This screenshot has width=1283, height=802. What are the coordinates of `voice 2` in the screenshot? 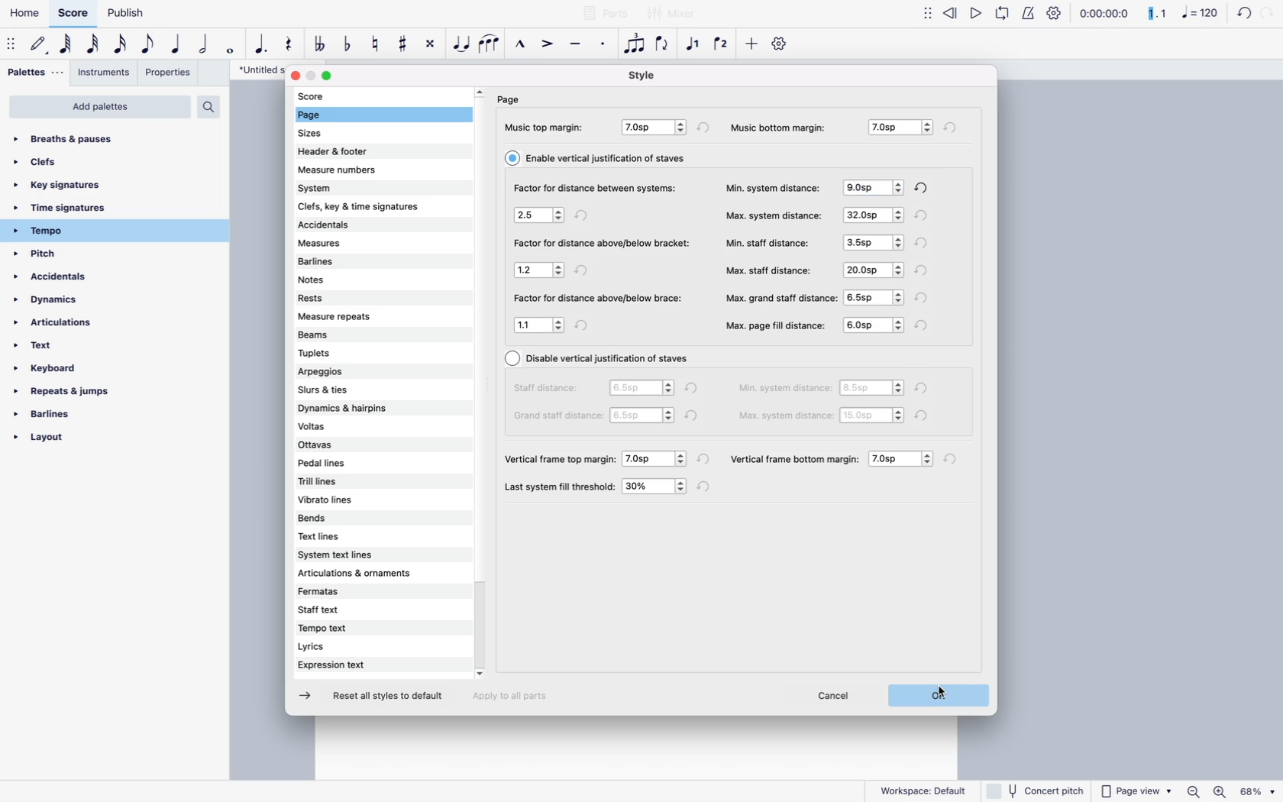 It's located at (722, 44).